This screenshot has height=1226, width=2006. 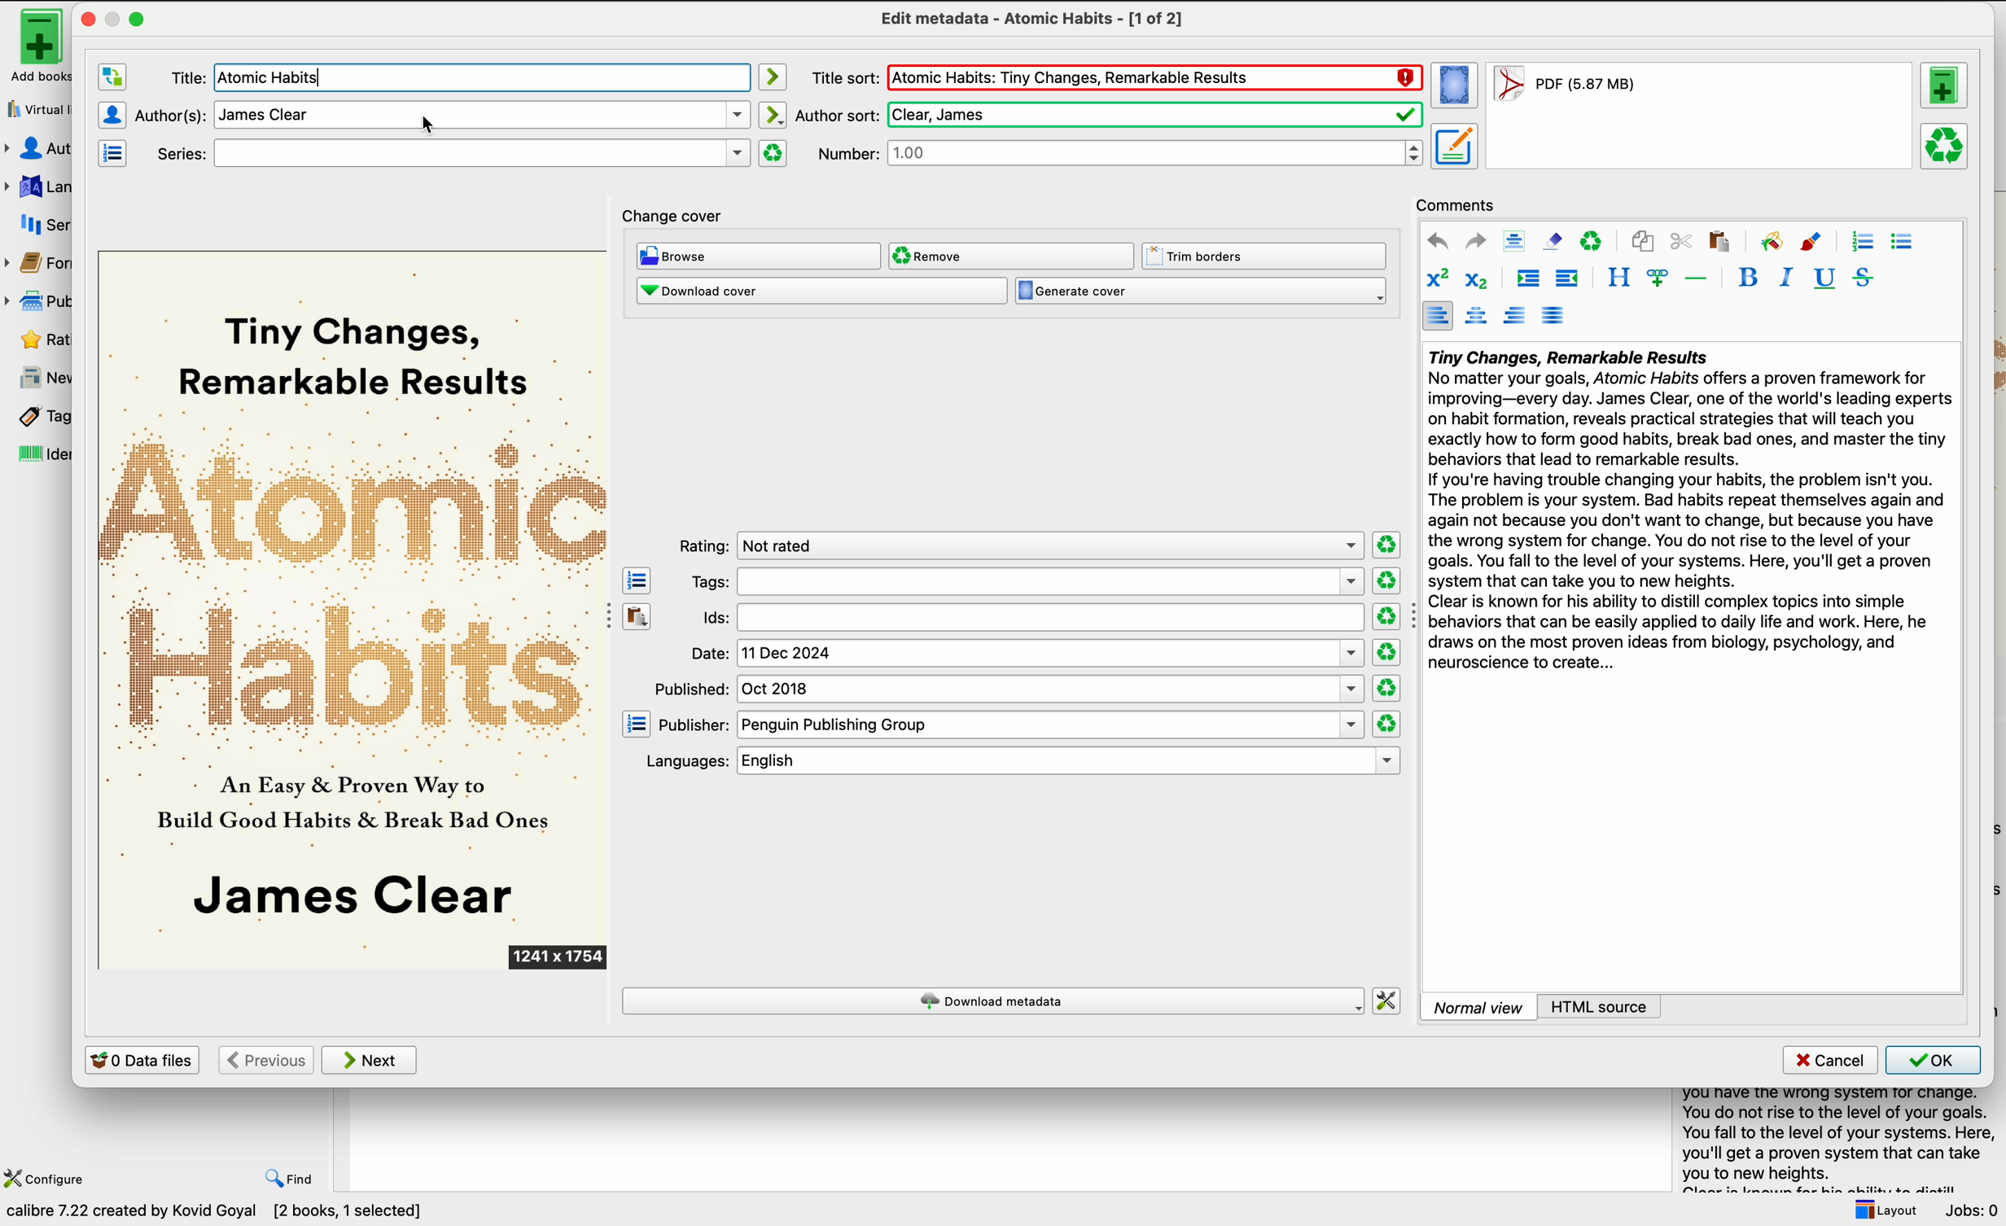 I want to click on publisher, so click(x=1010, y=725).